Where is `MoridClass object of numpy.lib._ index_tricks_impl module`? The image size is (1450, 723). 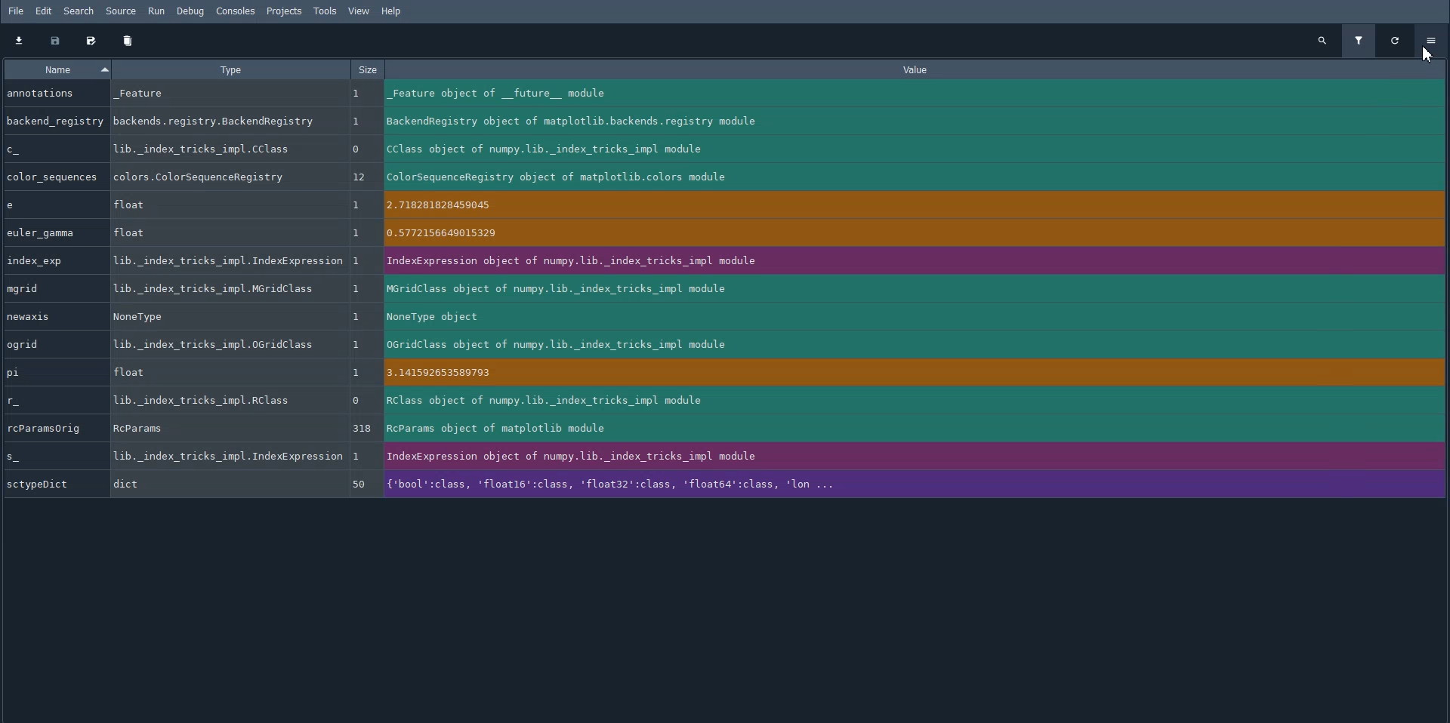
MoridClass object of numpy.lib._ index_tricks_impl module is located at coordinates (917, 290).